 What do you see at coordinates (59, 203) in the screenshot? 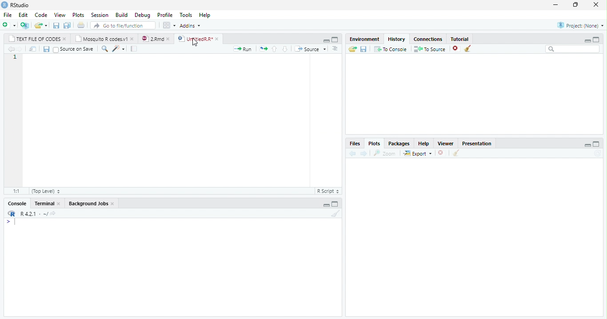
I see `close` at bounding box center [59, 203].